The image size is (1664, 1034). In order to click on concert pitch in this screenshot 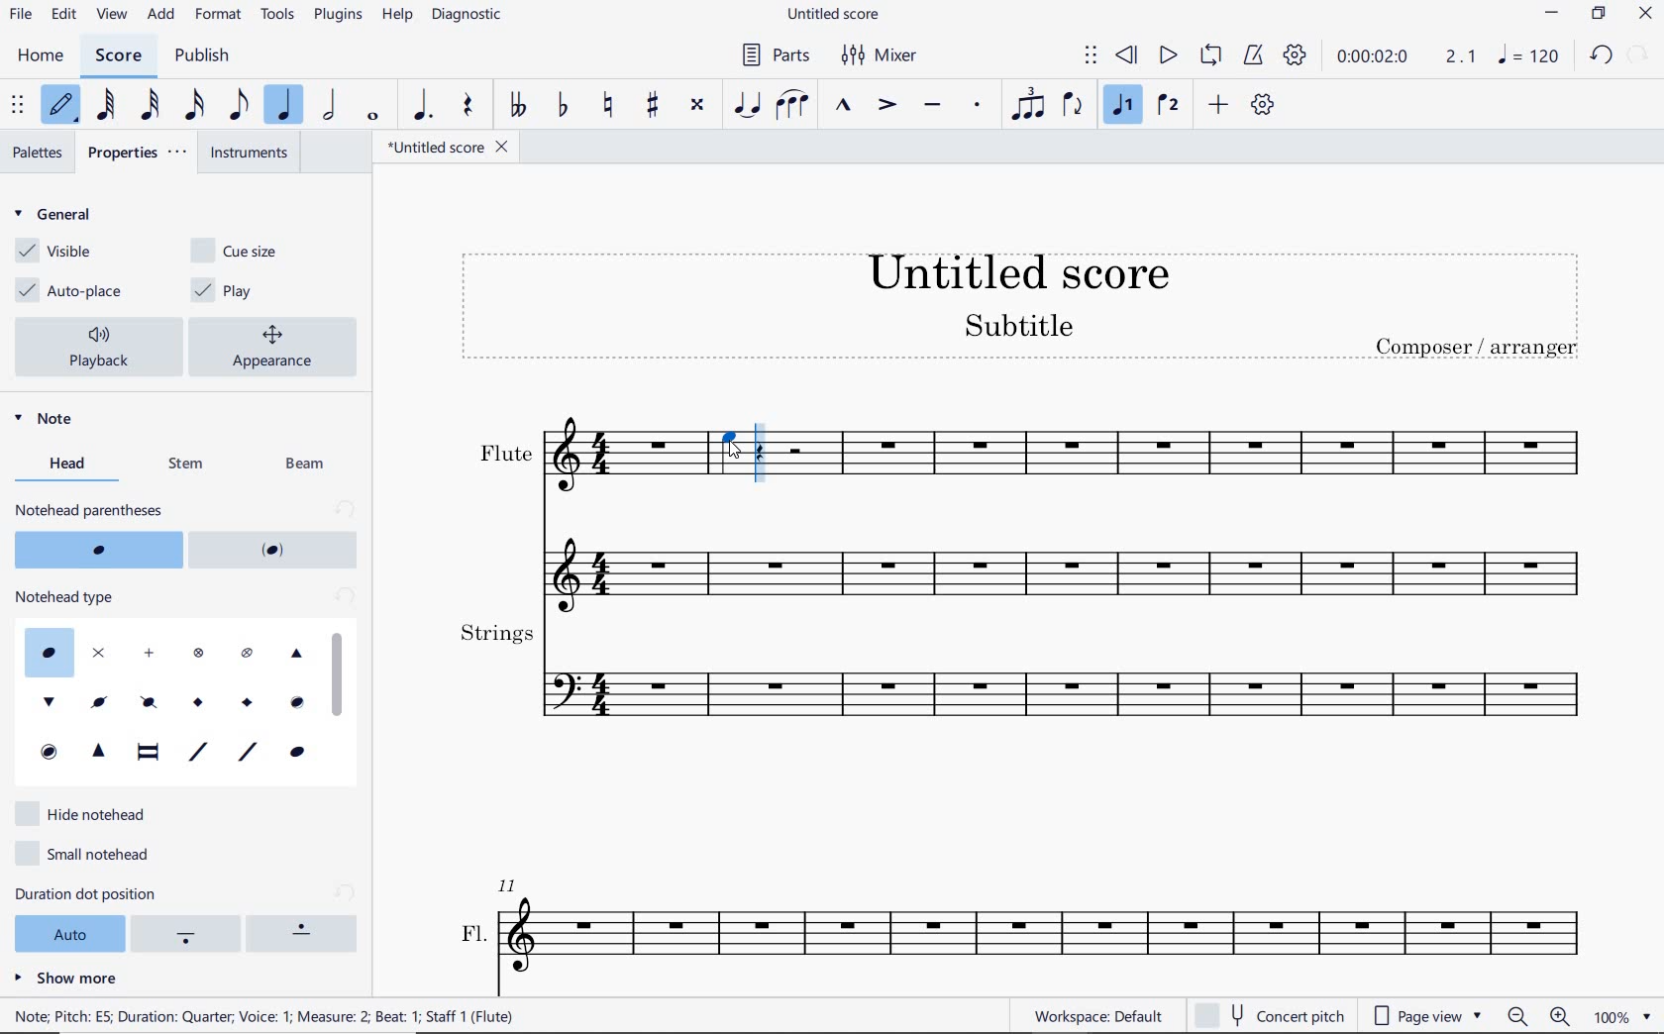, I will do `click(1269, 1012)`.